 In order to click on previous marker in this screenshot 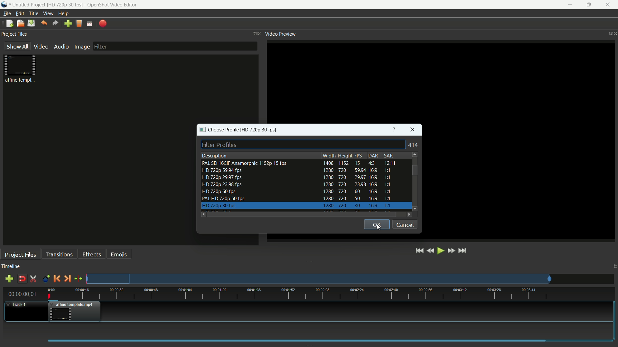, I will do `click(57, 278)`.